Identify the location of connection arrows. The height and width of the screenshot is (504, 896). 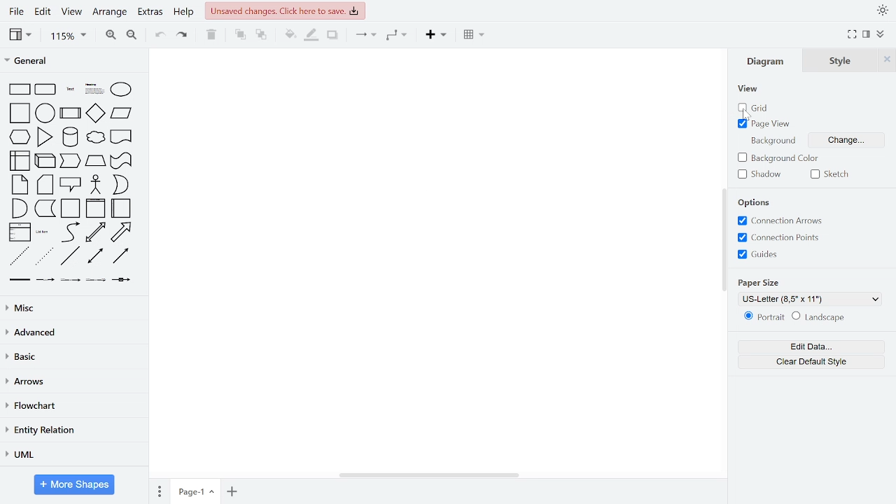
(780, 221).